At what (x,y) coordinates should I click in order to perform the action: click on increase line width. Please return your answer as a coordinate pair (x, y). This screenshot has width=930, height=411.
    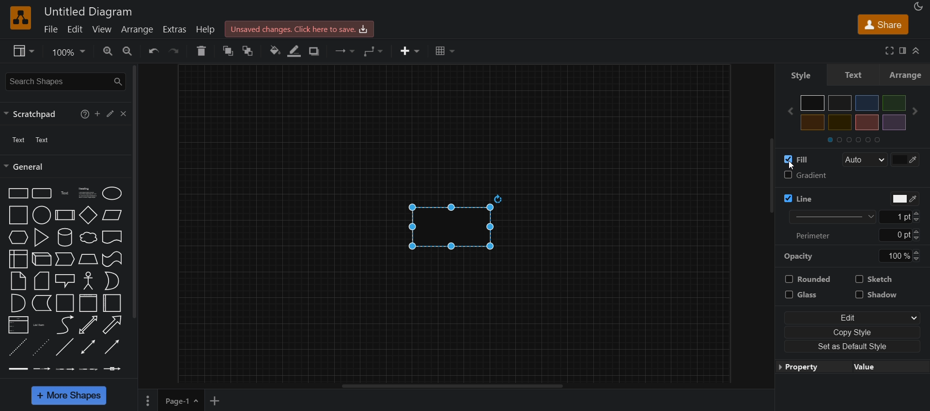
    Looking at the image, I should click on (919, 213).